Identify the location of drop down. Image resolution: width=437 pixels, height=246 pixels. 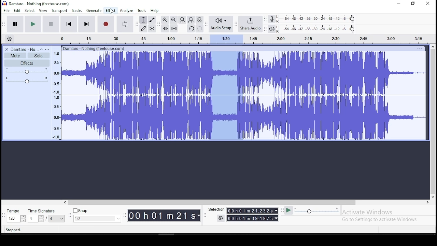
(41, 219).